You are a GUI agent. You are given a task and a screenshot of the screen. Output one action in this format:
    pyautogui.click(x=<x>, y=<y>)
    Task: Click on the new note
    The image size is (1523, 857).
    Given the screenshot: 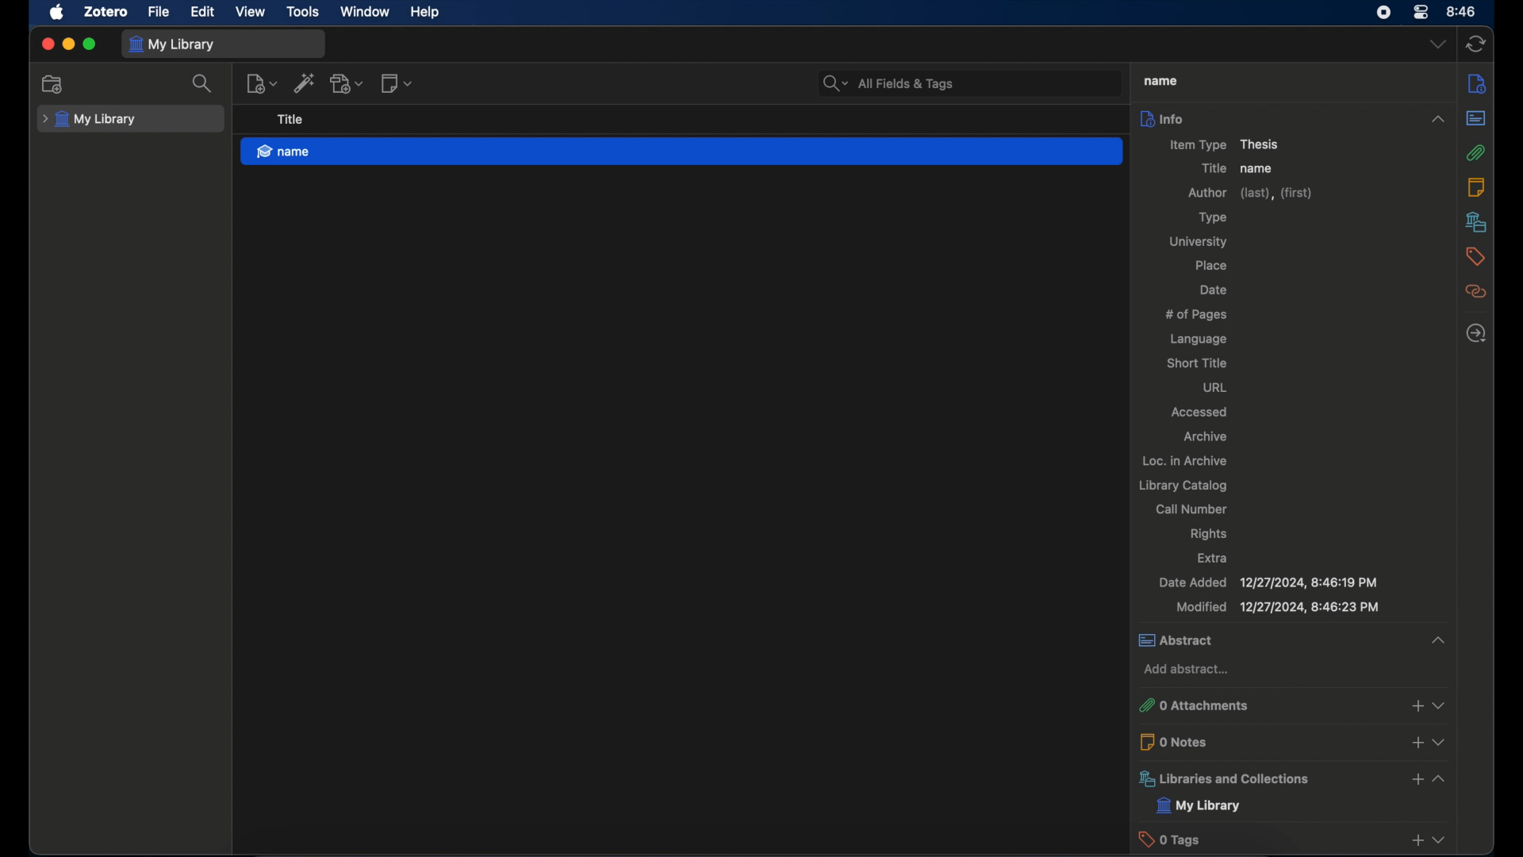 What is the action you would take?
    pyautogui.click(x=397, y=83)
    